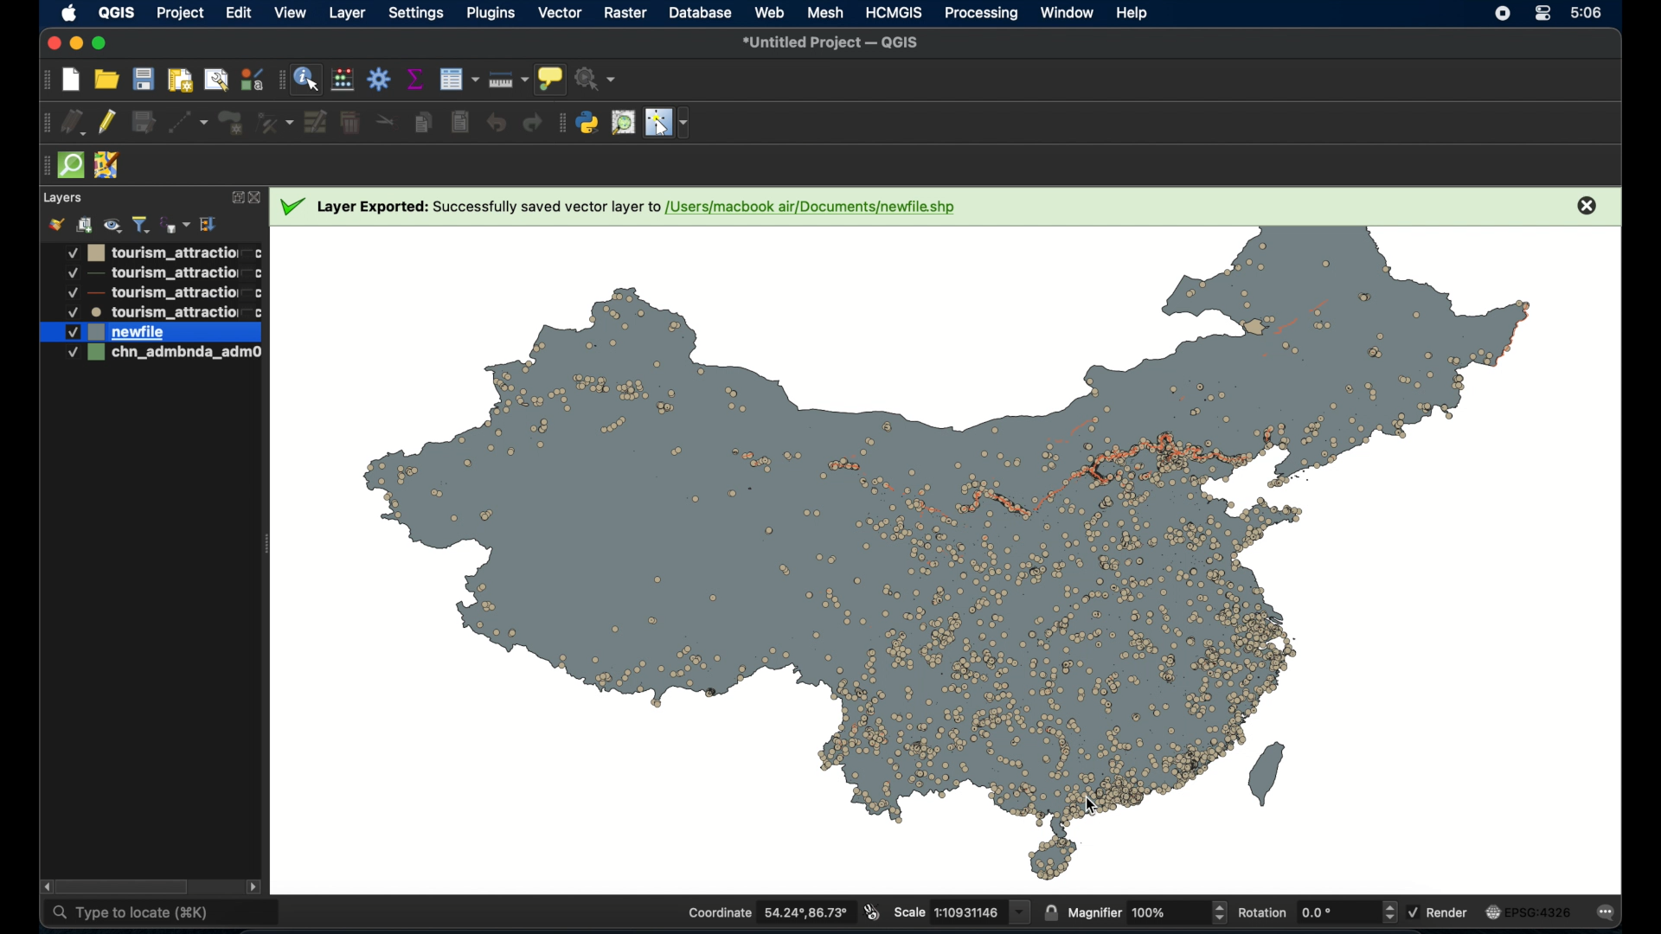 The height and width of the screenshot is (934, 1661). Describe the element at coordinates (151, 332) in the screenshot. I see `layer 5 highlighted` at that location.